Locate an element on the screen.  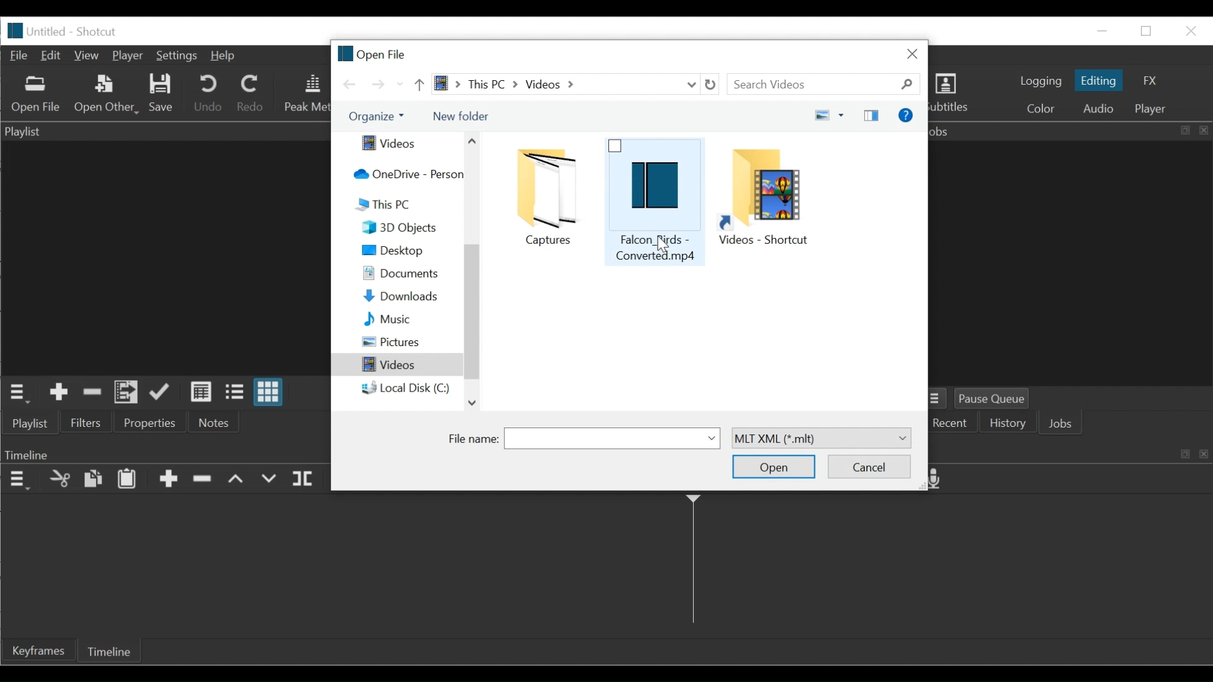
Jobs Menu is located at coordinates (939, 399).